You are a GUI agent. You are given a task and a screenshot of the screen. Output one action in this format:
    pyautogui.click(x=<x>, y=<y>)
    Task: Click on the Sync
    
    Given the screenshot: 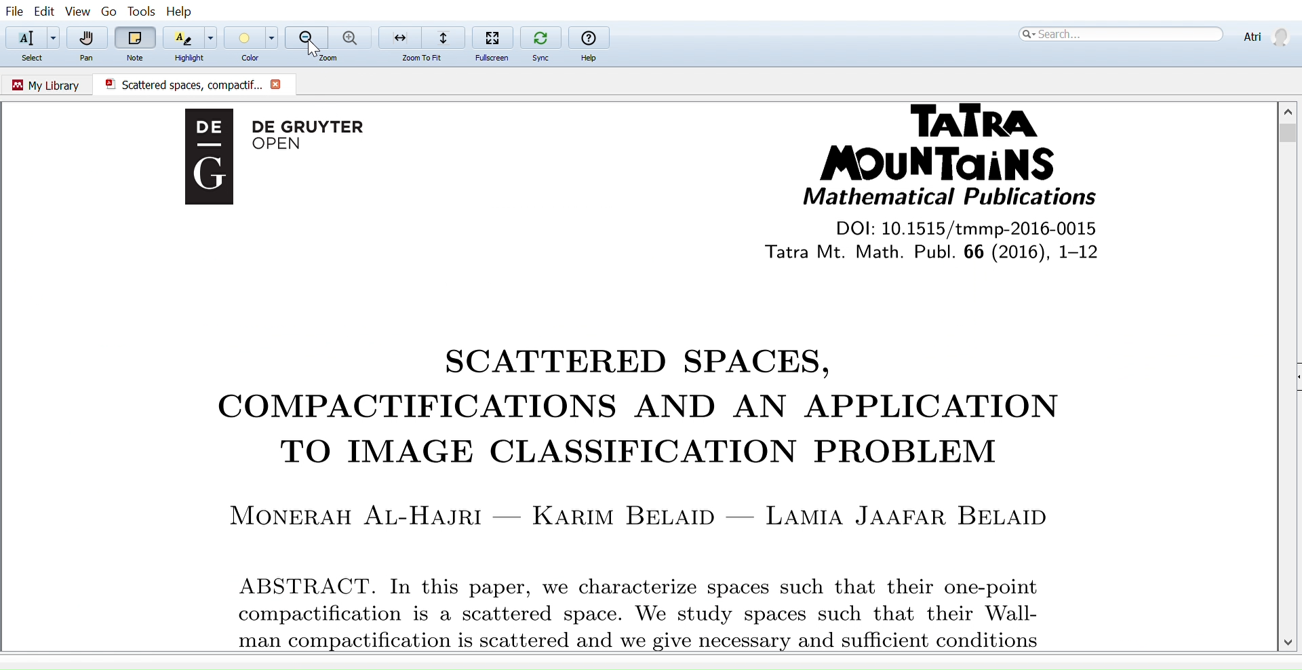 What is the action you would take?
    pyautogui.click(x=540, y=58)
    